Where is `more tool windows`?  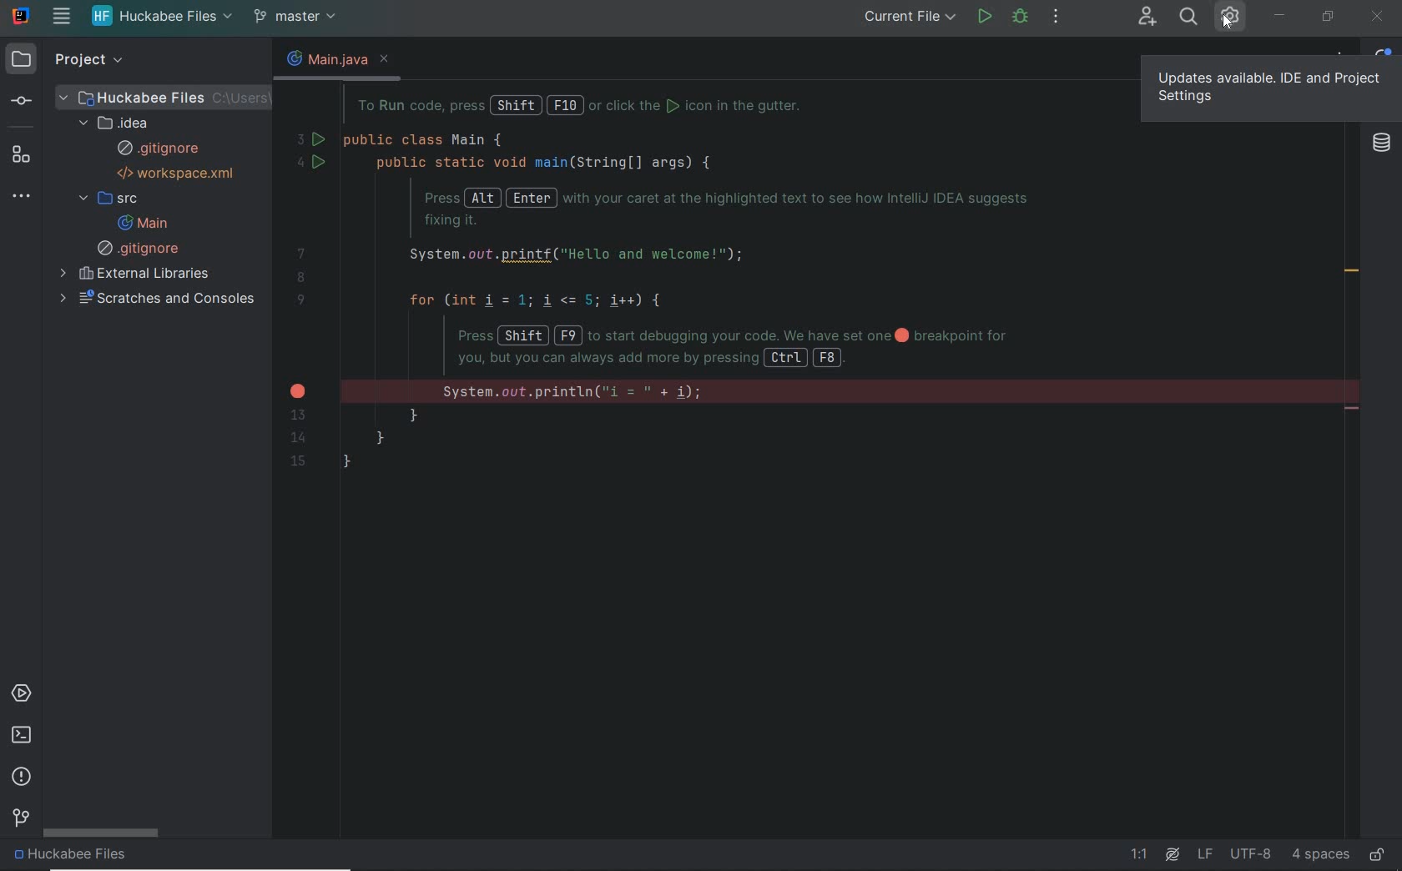 more tool windows is located at coordinates (27, 197).